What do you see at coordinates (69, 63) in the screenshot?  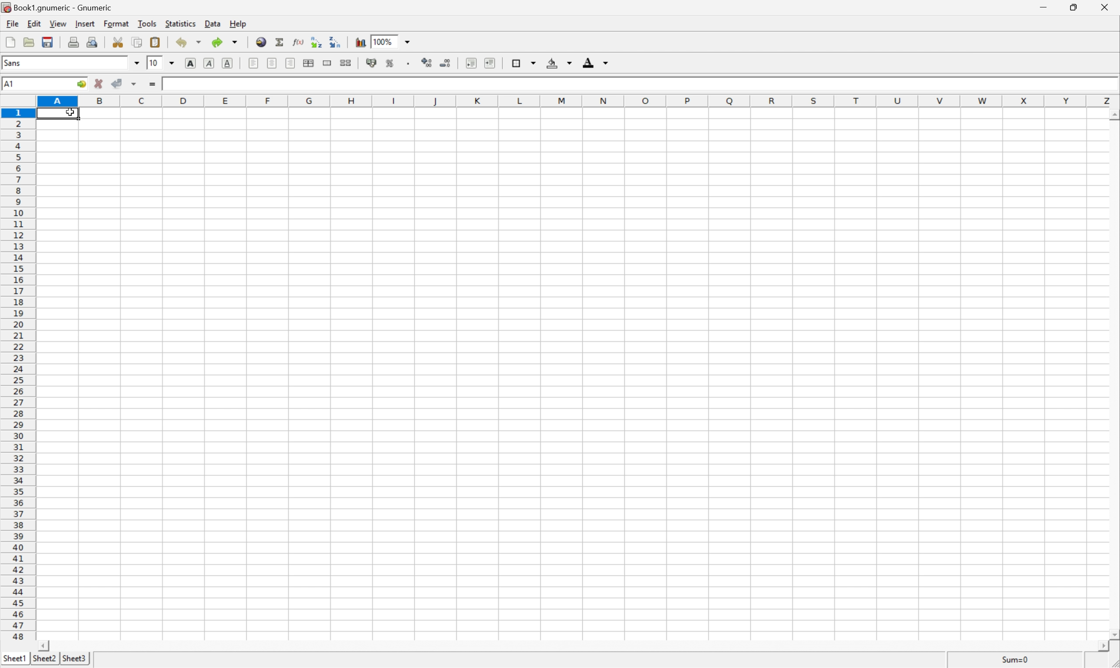 I see `font name - Sans` at bounding box center [69, 63].